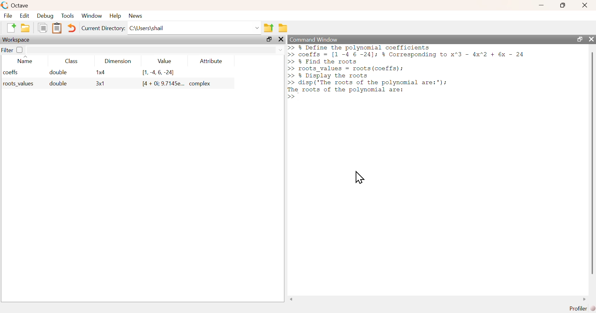 The image size is (596, 313). I want to click on Tools, so click(68, 16).